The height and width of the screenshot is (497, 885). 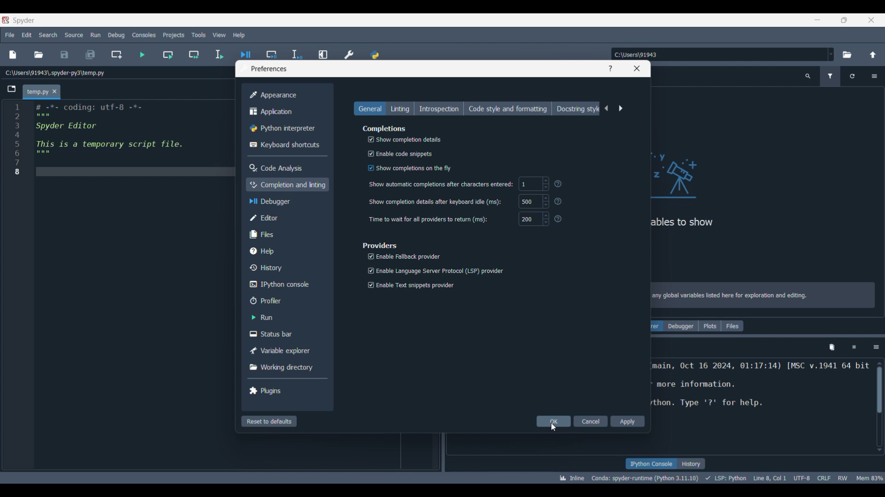 What do you see at coordinates (286, 234) in the screenshot?
I see `Files` at bounding box center [286, 234].